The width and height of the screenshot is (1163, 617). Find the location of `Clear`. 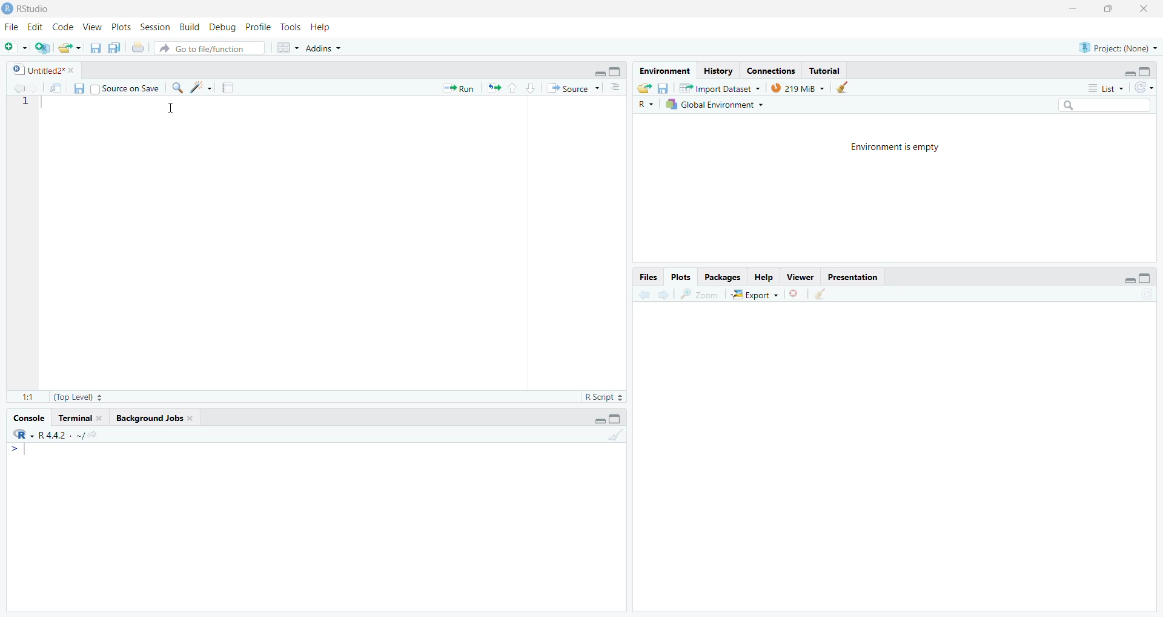

Clear is located at coordinates (846, 87).